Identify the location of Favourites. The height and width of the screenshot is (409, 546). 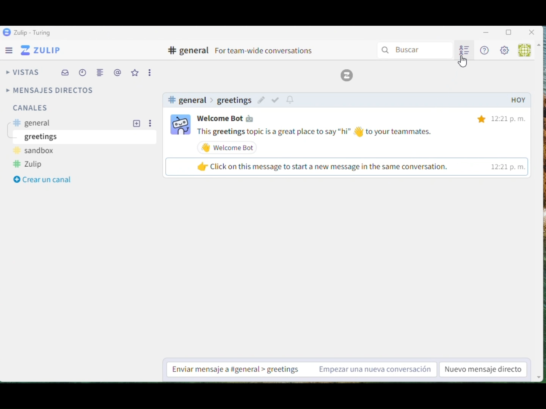
(135, 73).